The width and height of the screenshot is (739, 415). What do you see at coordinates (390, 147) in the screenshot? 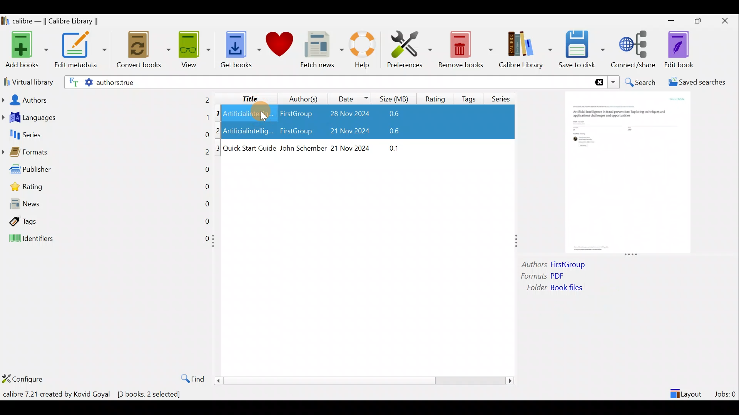
I see `0.1` at bounding box center [390, 147].